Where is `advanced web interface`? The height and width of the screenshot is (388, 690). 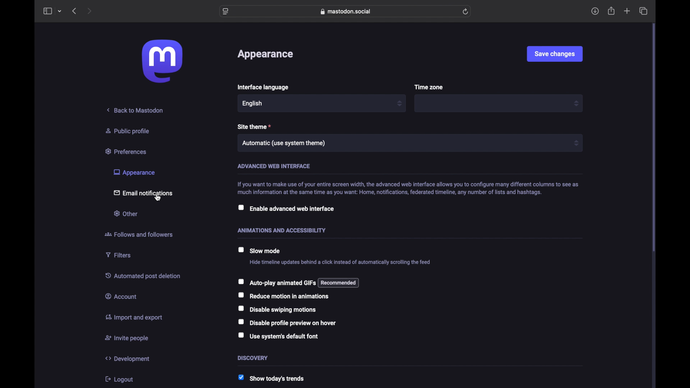
advanced web interface is located at coordinates (274, 166).